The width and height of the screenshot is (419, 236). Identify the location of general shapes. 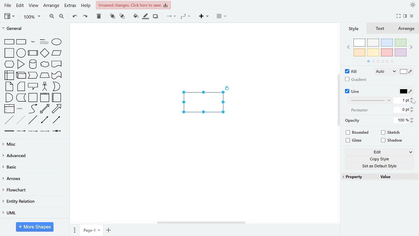
(33, 131).